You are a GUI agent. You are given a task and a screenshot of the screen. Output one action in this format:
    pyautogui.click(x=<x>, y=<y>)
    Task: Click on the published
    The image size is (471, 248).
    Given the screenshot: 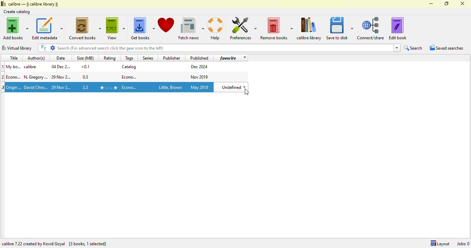 What is the action you would take?
    pyautogui.click(x=199, y=58)
    